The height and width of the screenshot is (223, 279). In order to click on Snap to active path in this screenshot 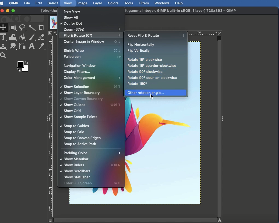, I will do `click(80, 144)`.